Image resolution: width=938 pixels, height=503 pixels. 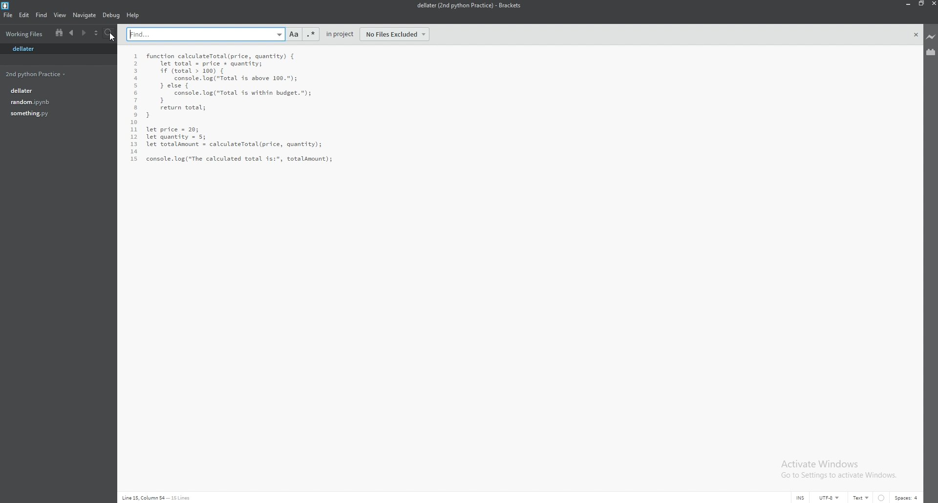 What do you see at coordinates (919, 3) in the screenshot?
I see `resize` at bounding box center [919, 3].